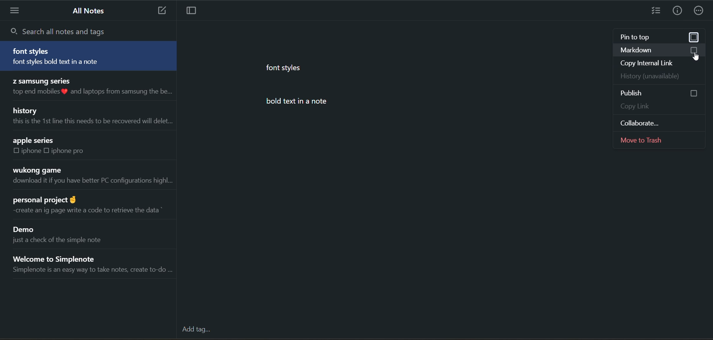 The width and height of the screenshot is (713, 340). I want to click on checkbox, so click(694, 38).